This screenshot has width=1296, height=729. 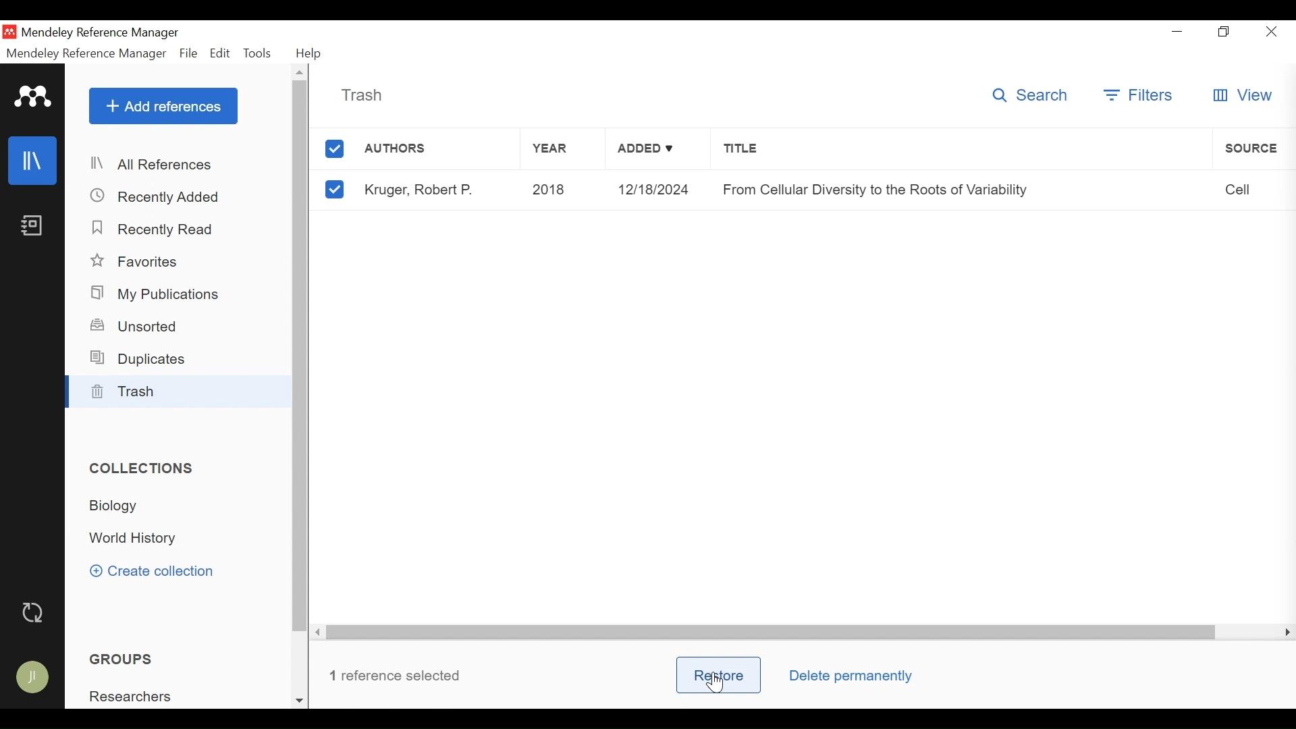 I want to click on Mendeley Logo, so click(x=32, y=97).